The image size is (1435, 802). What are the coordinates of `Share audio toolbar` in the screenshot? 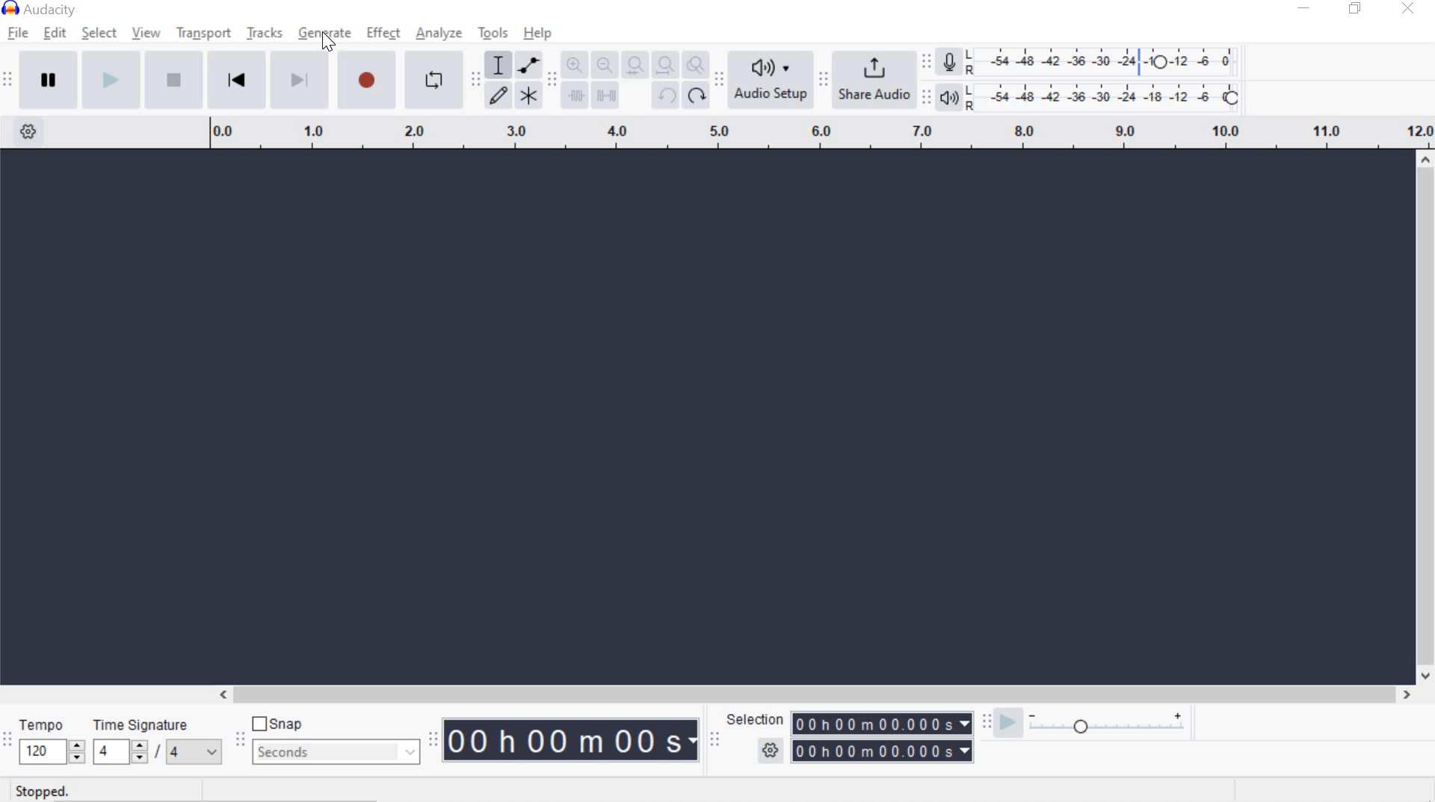 It's located at (821, 79).